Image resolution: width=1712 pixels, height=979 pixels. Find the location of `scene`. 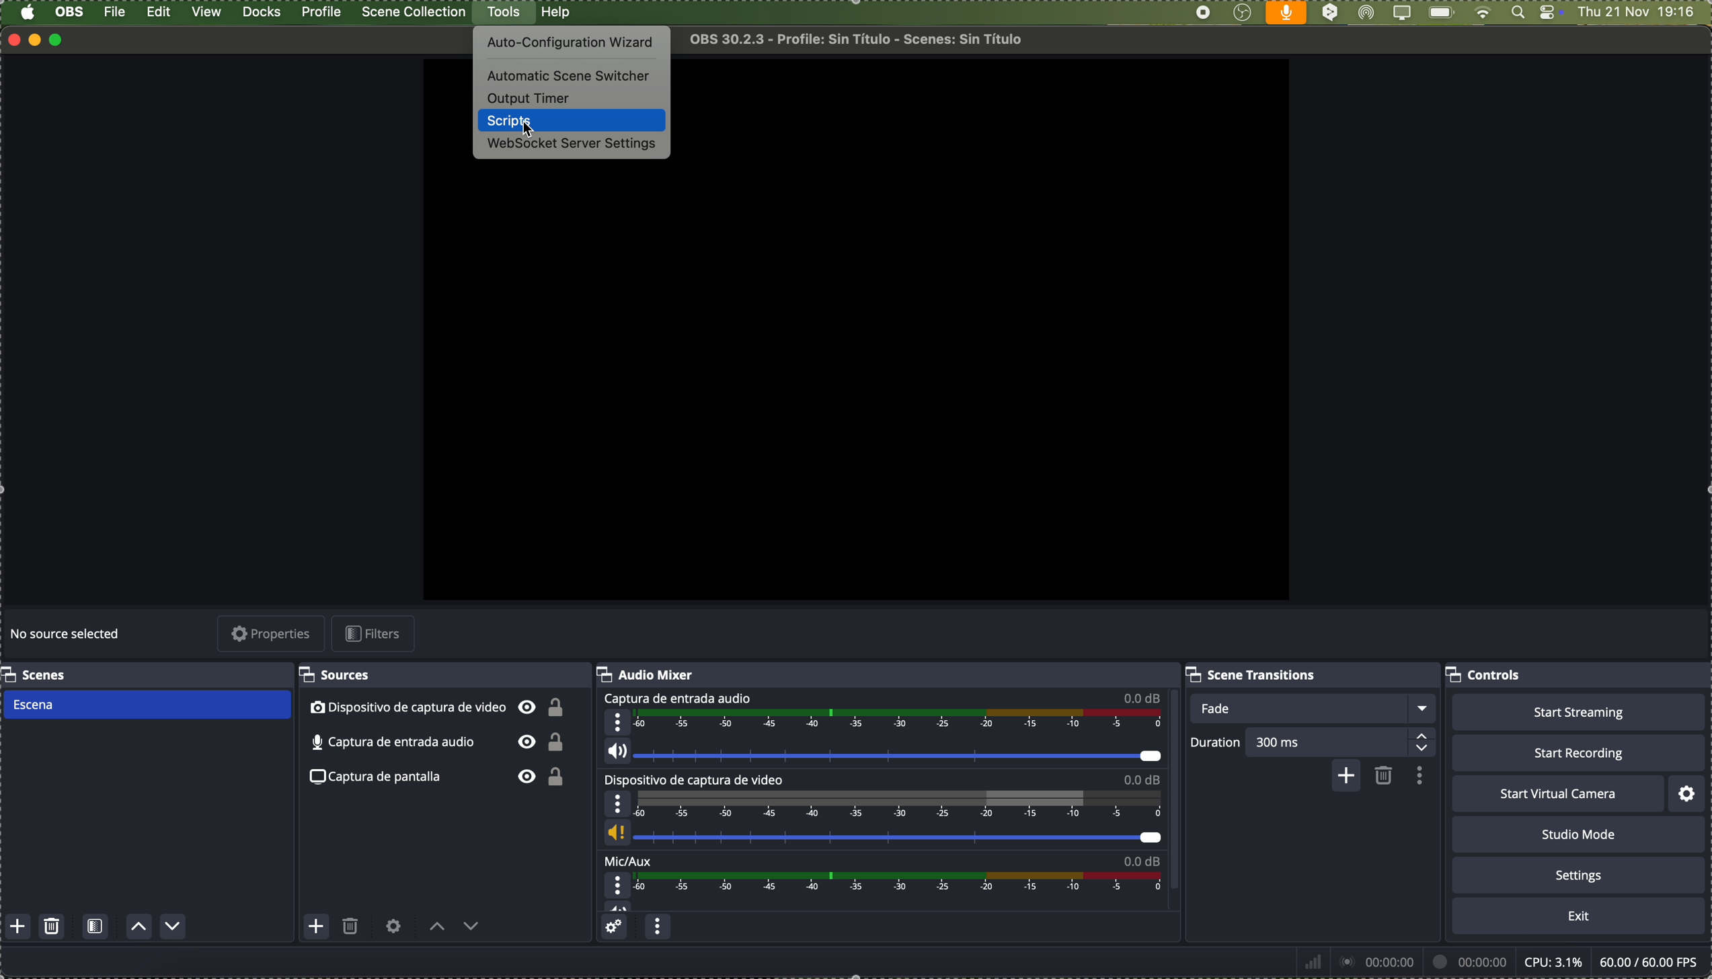

scene is located at coordinates (145, 705).